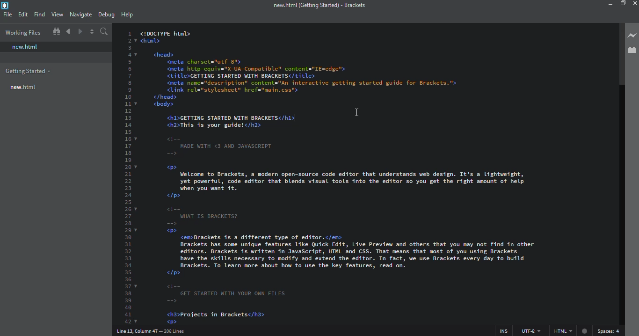 Image resolution: width=639 pixels, height=336 pixels. Describe the element at coordinates (340, 68) in the screenshot. I see `test code` at that location.